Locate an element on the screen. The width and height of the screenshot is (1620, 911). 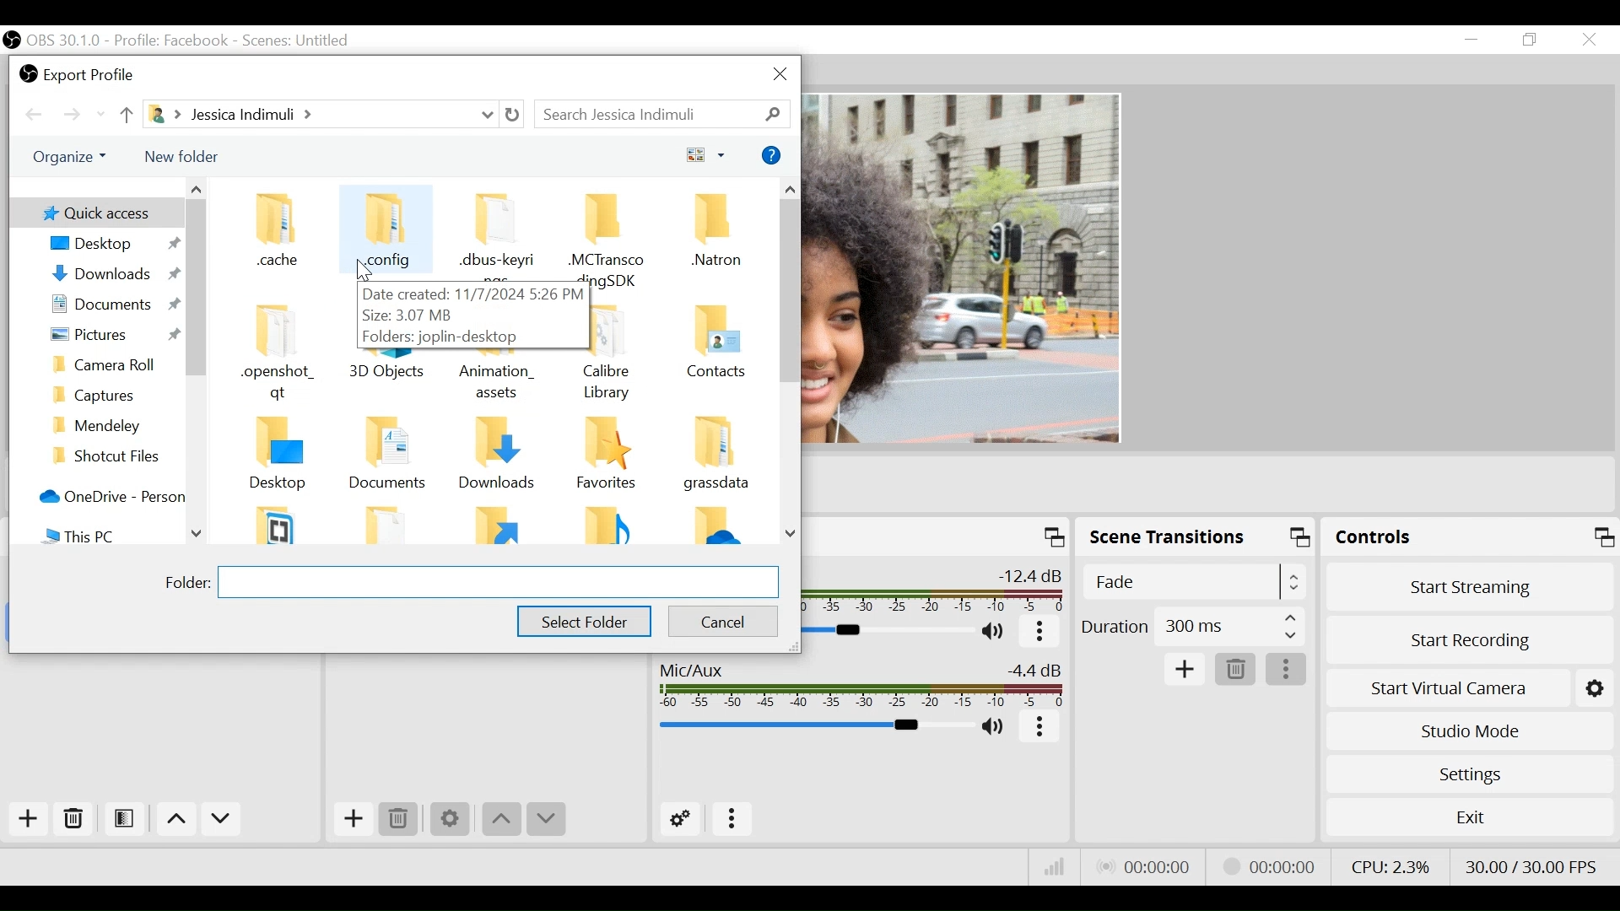
Folder is located at coordinates (607, 525).